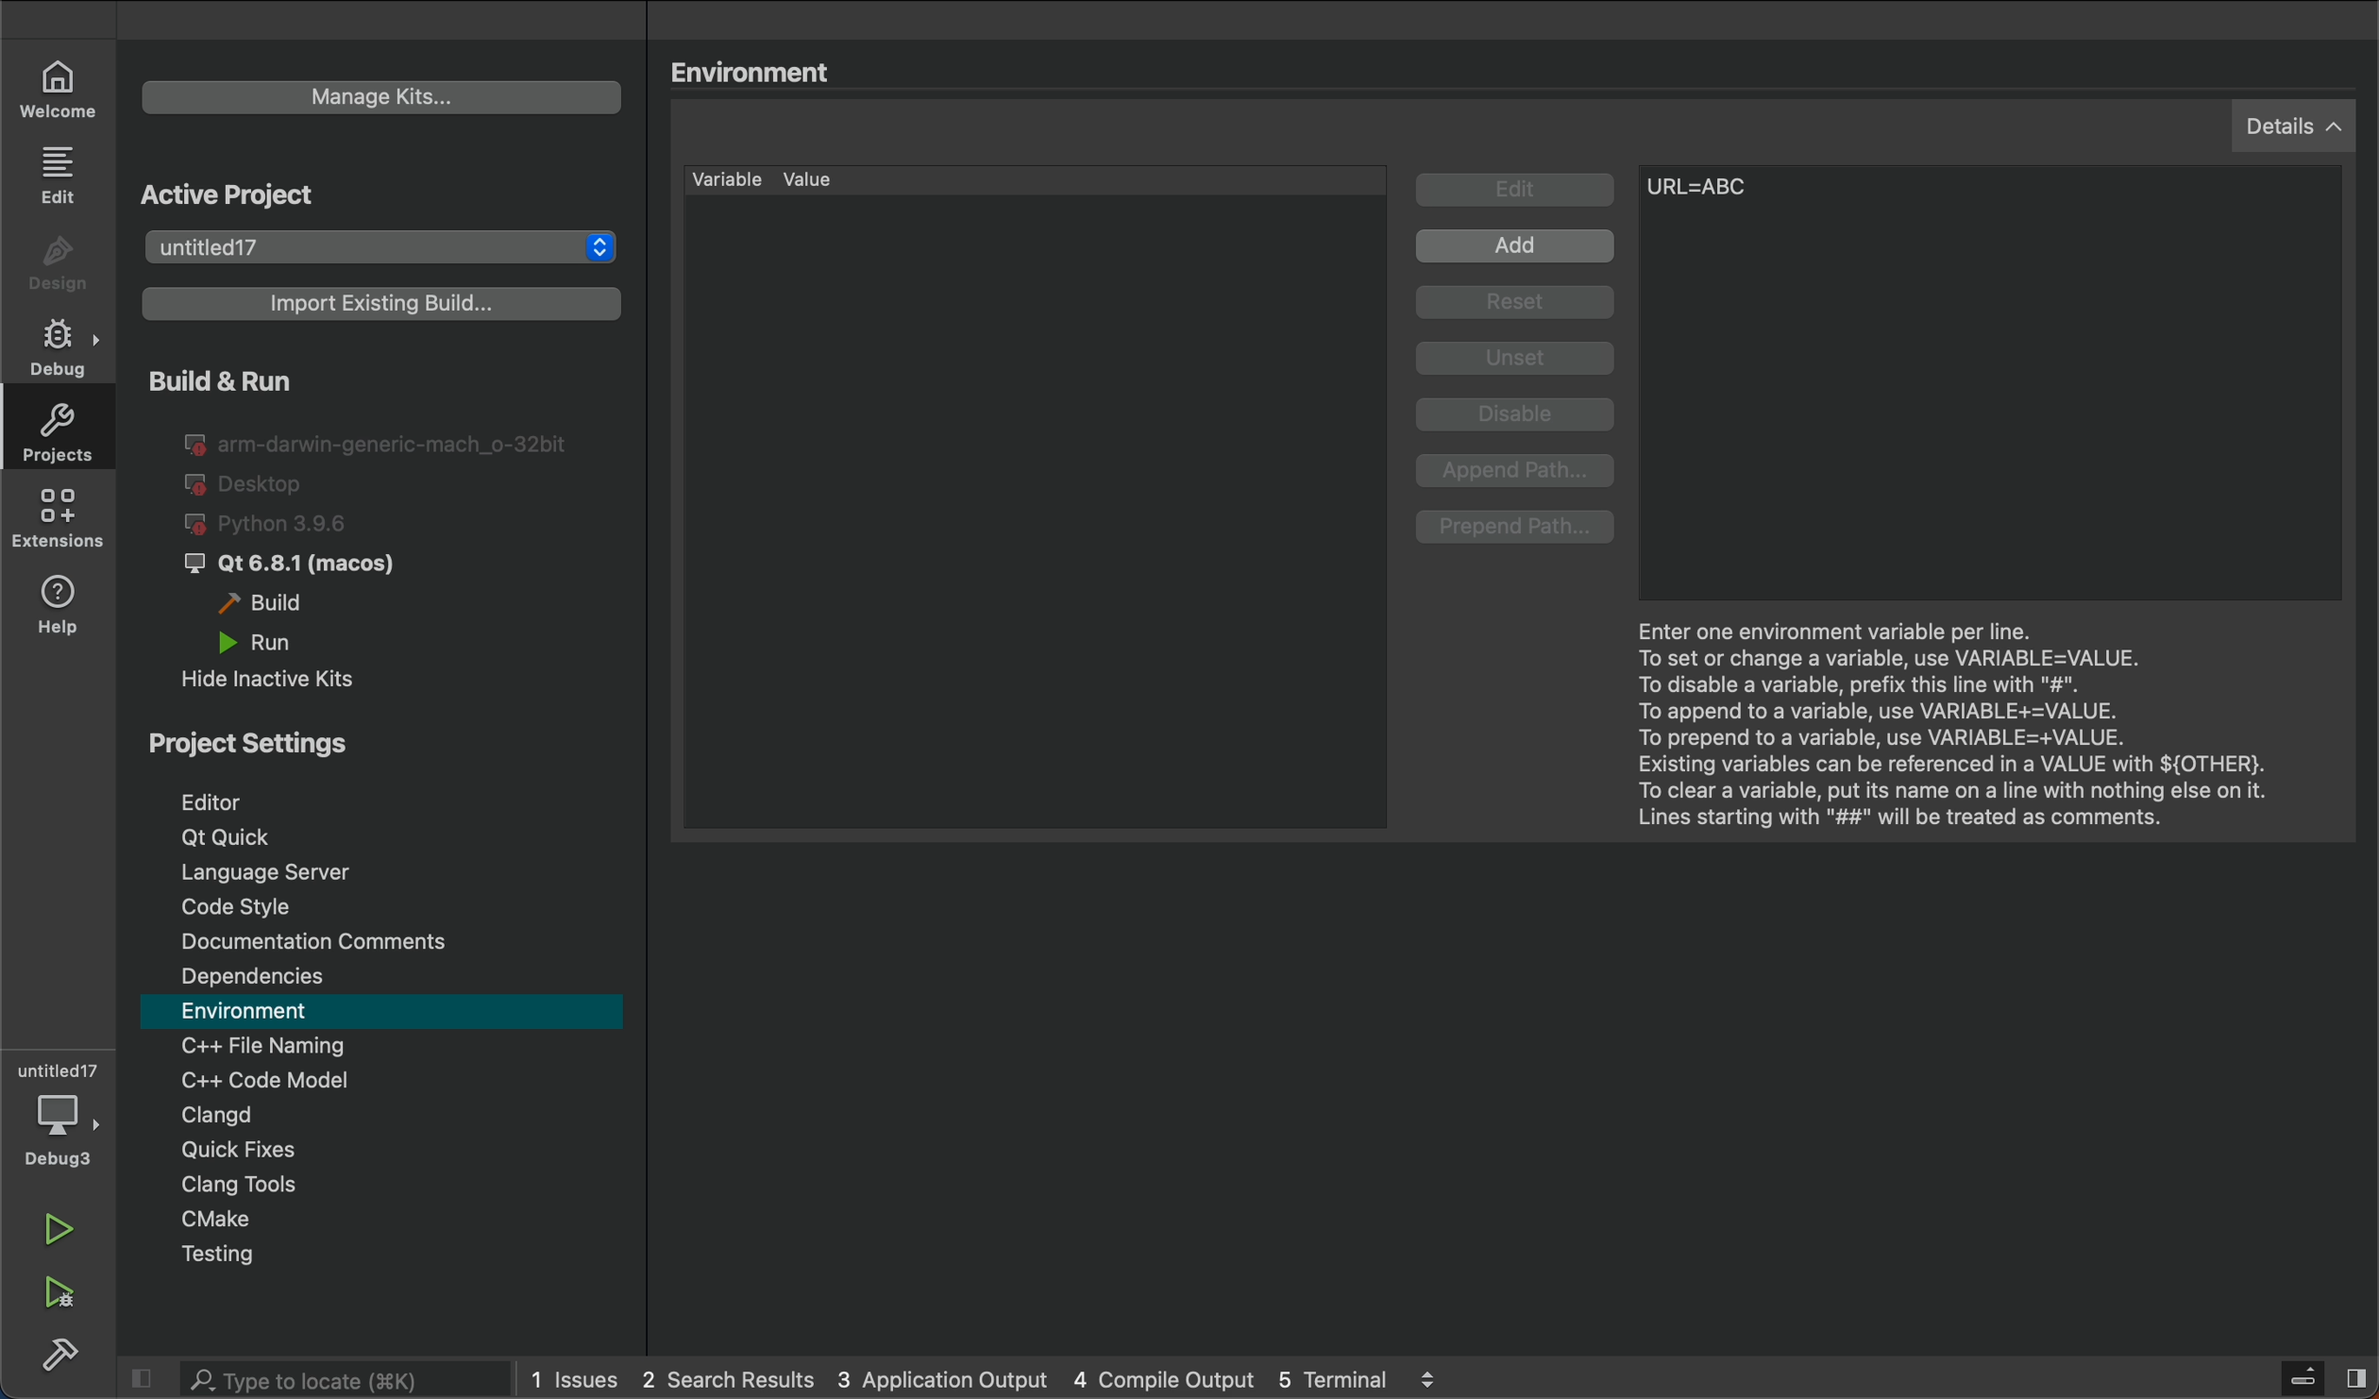  I want to click on run, so click(72, 1235).